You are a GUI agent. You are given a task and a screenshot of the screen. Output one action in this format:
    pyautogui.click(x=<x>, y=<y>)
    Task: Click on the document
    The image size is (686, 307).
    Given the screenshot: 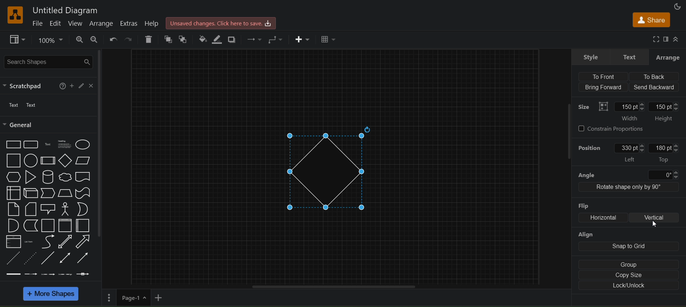 What is the action you would take?
    pyautogui.click(x=83, y=177)
    